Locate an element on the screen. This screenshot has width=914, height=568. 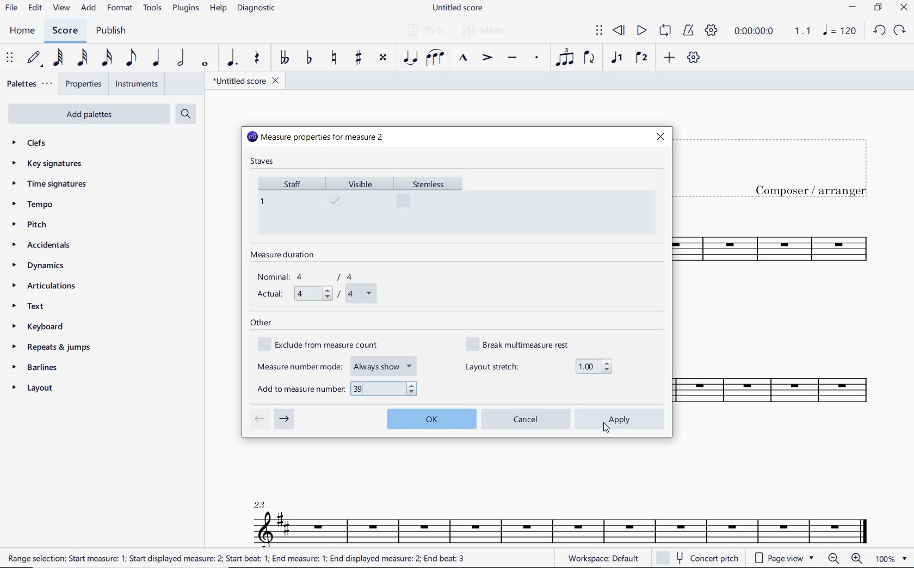
cancel is located at coordinates (527, 419).